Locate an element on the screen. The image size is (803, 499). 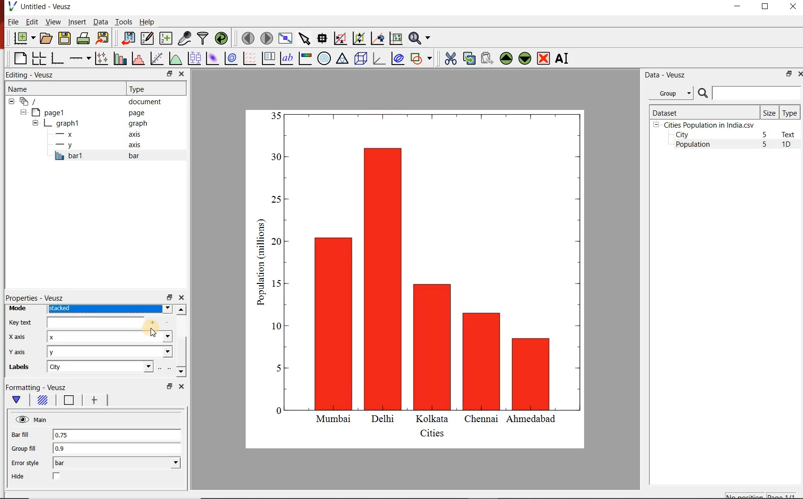
MINIMIZE is located at coordinates (738, 6).